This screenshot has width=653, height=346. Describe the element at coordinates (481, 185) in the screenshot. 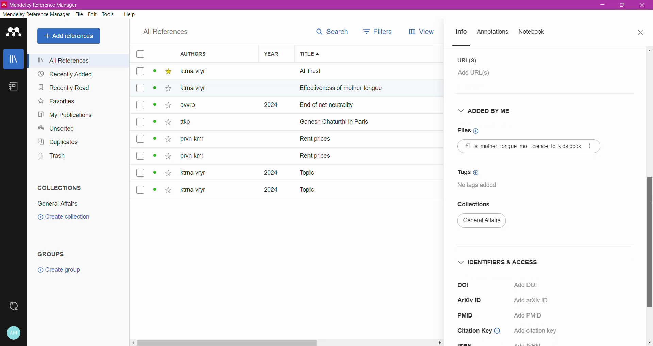

I see `No tags added` at that location.